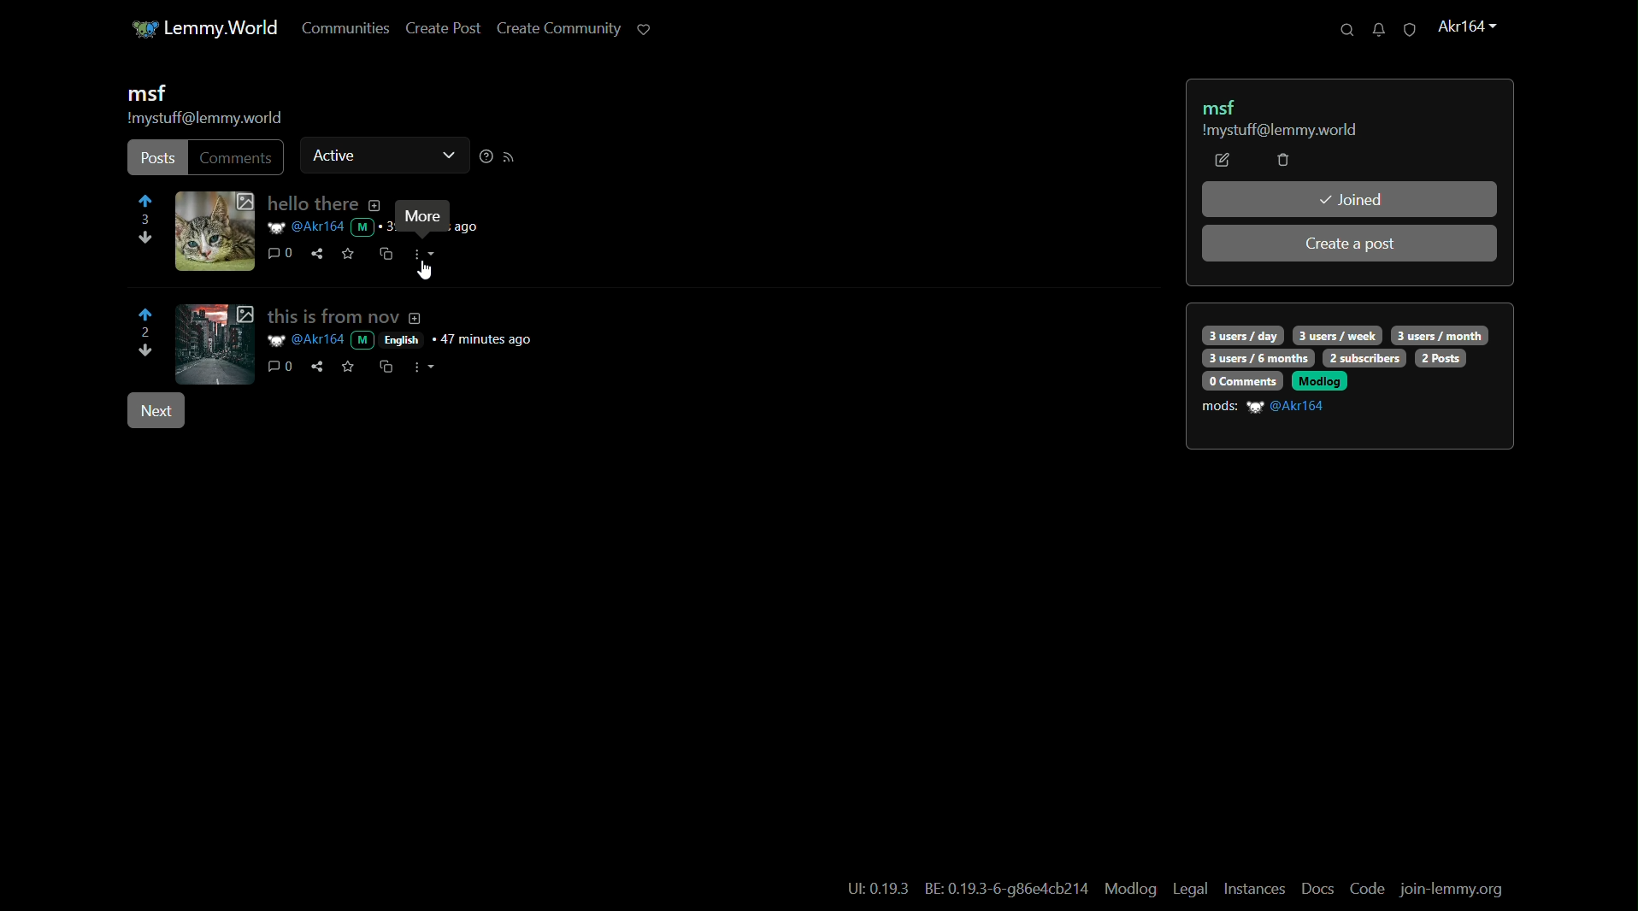 The height and width of the screenshot is (911, 1638). I want to click on joined, so click(1350, 199).